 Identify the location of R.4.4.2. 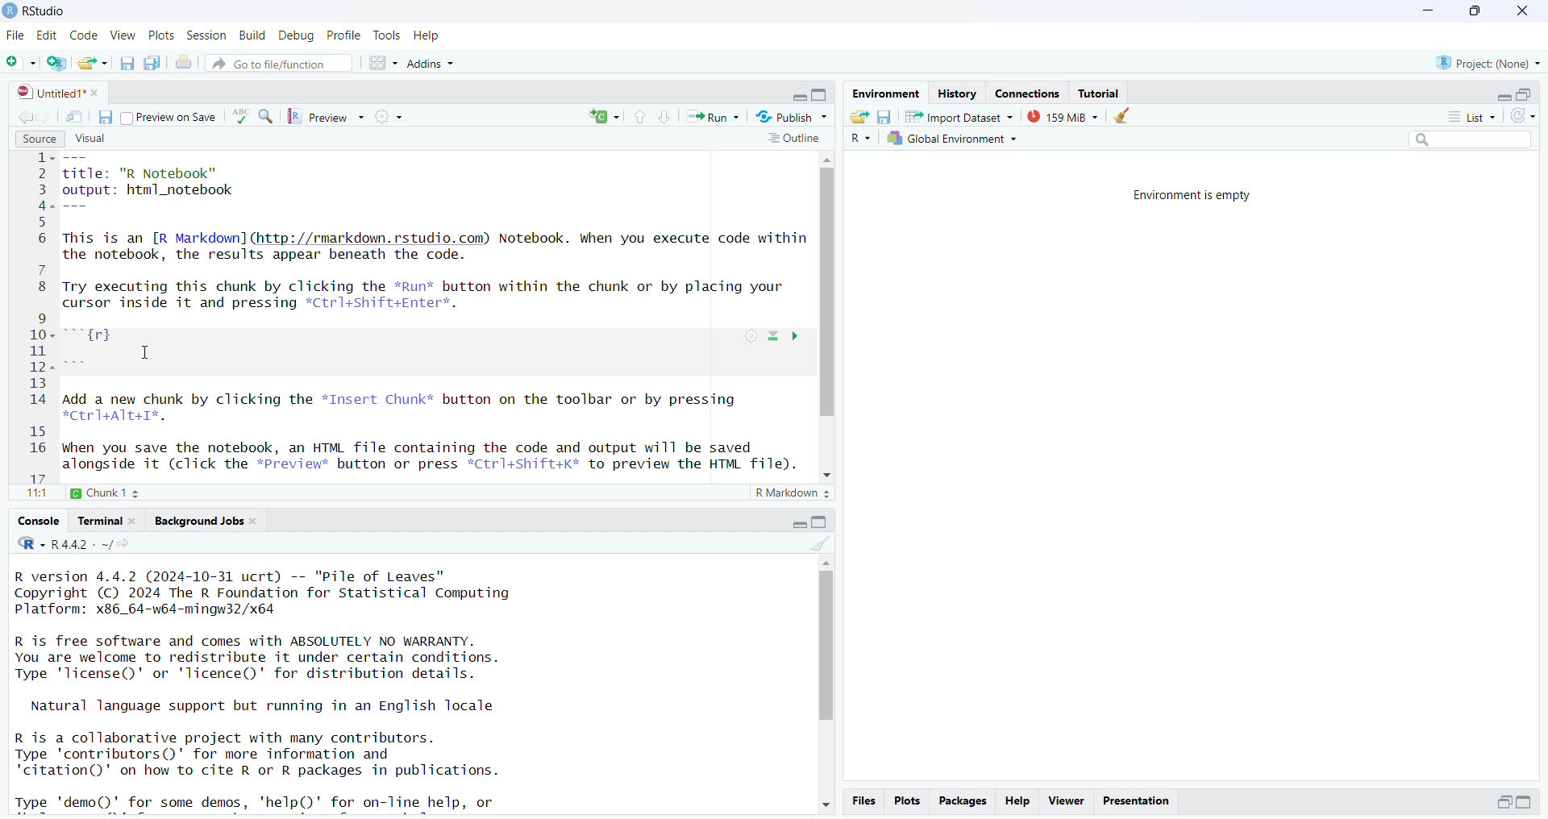
(64, 543).